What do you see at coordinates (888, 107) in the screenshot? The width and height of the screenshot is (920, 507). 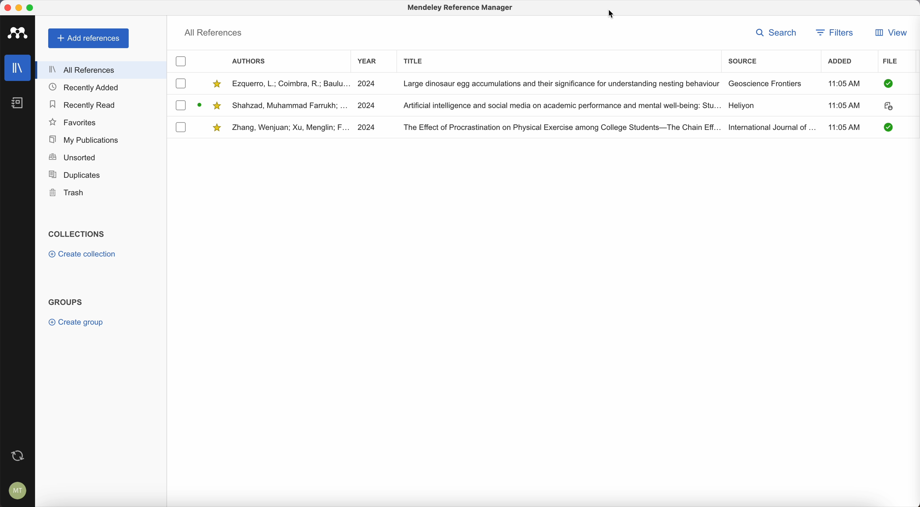 I see `download document` at bounding box center [888, 107].